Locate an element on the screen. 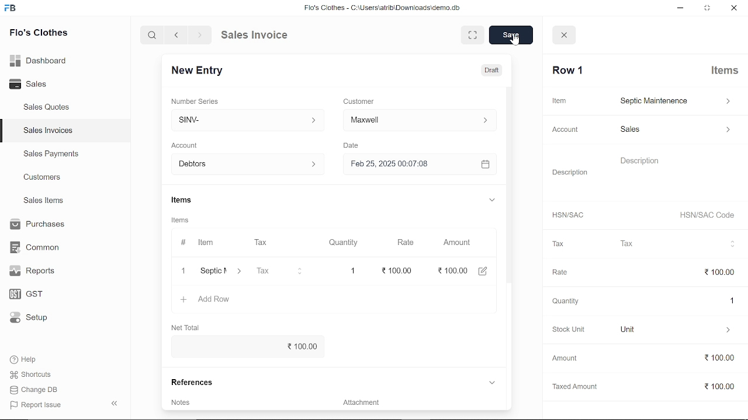 The width and height of the screenshot is (748, 420). frappe books logo is located at coordinates (12, 10).